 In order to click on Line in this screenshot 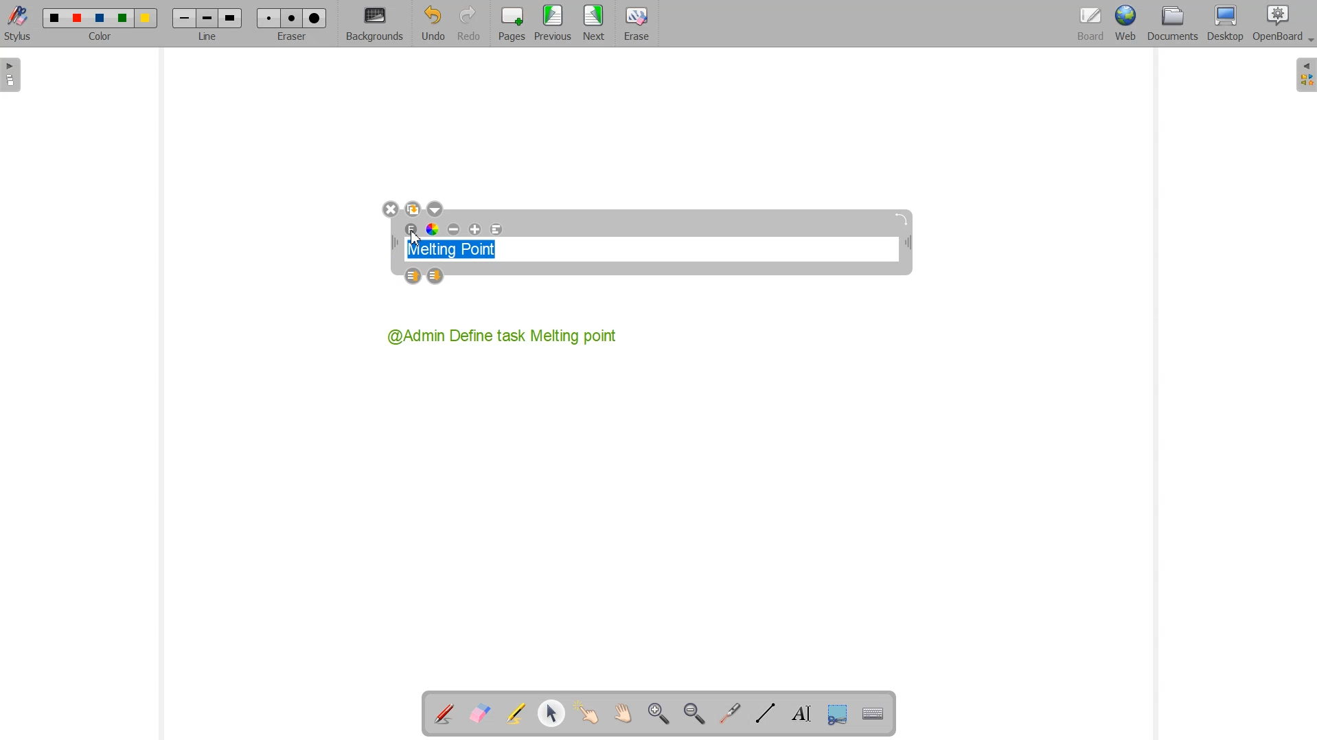, I will do `click(207, 24)`.